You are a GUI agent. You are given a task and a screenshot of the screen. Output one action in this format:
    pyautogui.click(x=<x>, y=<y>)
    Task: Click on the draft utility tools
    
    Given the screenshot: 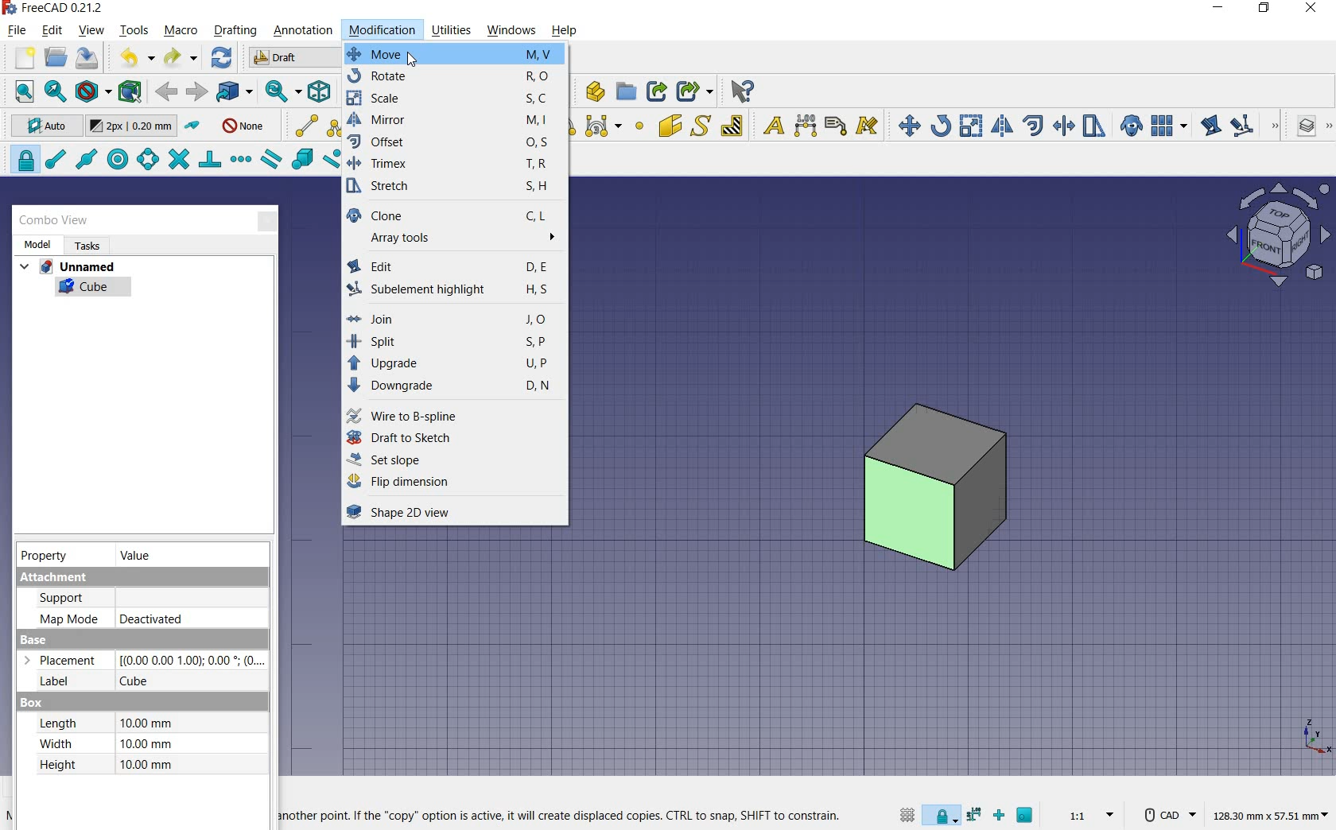 What is the action you would take?
    pyautogui.click(x=1329, y=127)
    